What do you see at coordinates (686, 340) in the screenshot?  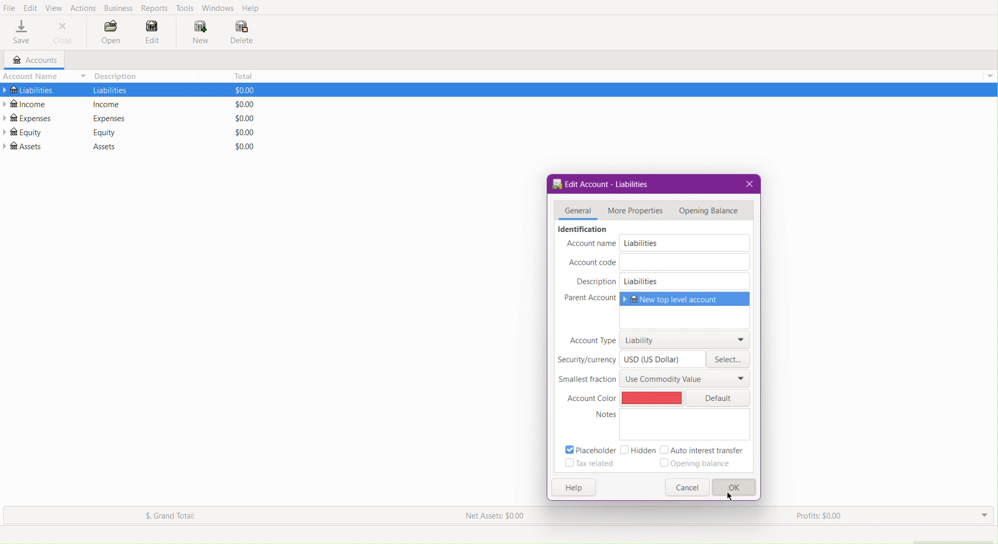 I see `Liability` at bounding box center [686, 340].